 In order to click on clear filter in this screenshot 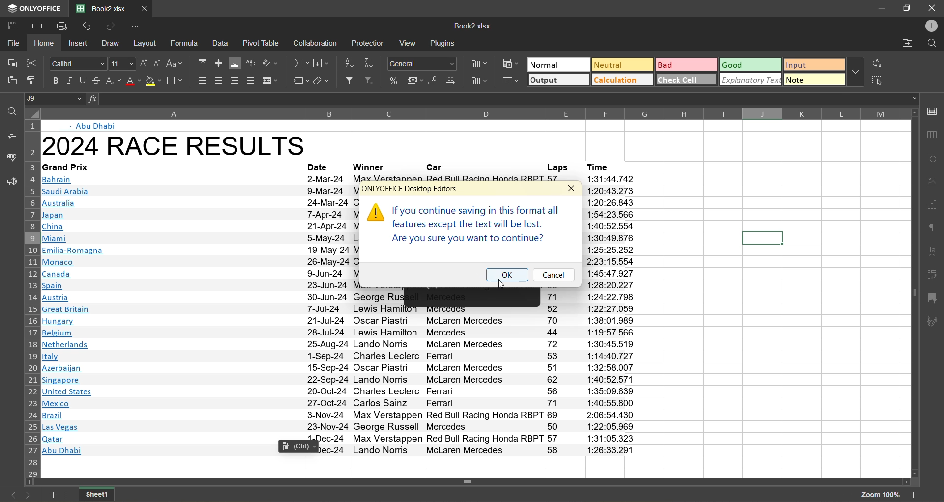, I will do `click(370, 80)`.